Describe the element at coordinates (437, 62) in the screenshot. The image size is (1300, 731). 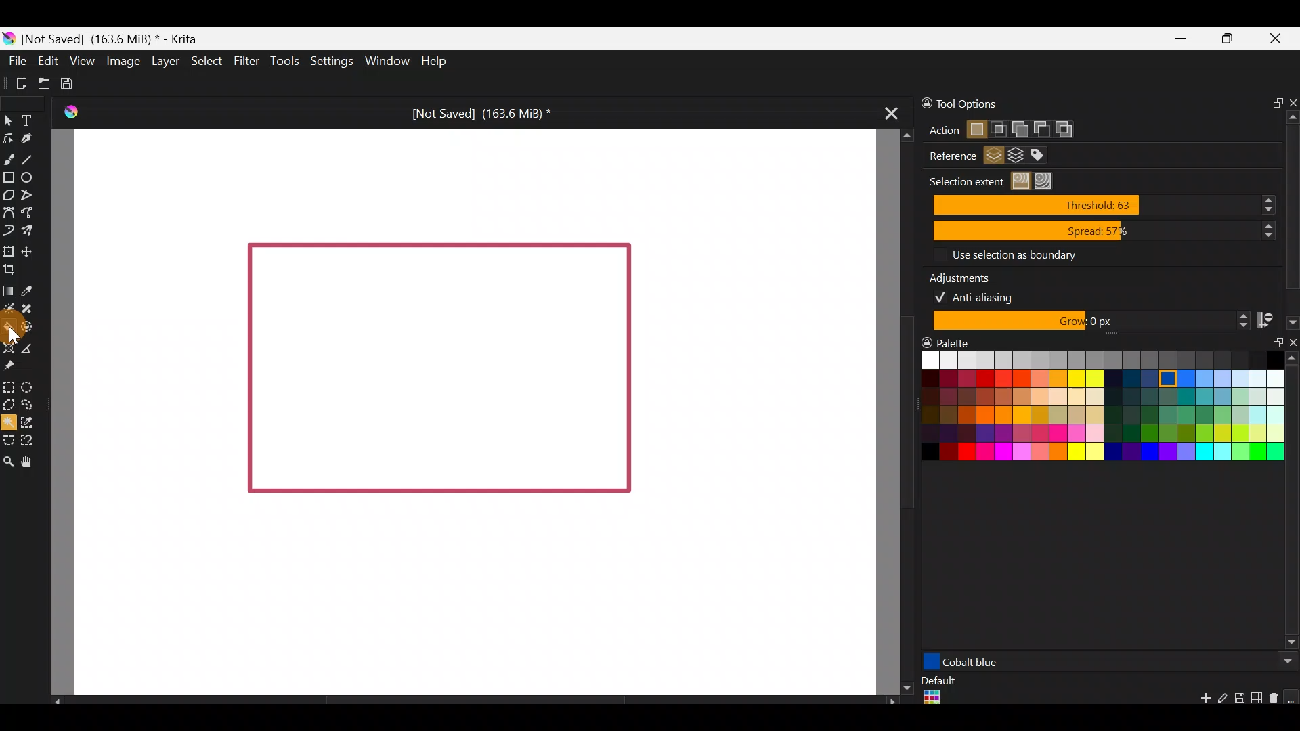
I see `Help` at that location.